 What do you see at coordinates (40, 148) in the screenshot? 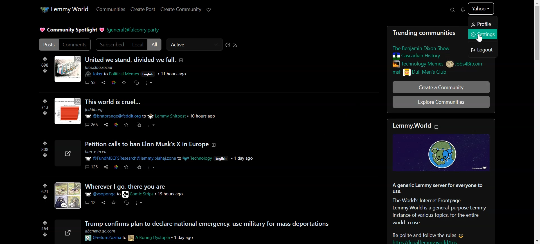
I see `280` at bounding box center [40, 148].